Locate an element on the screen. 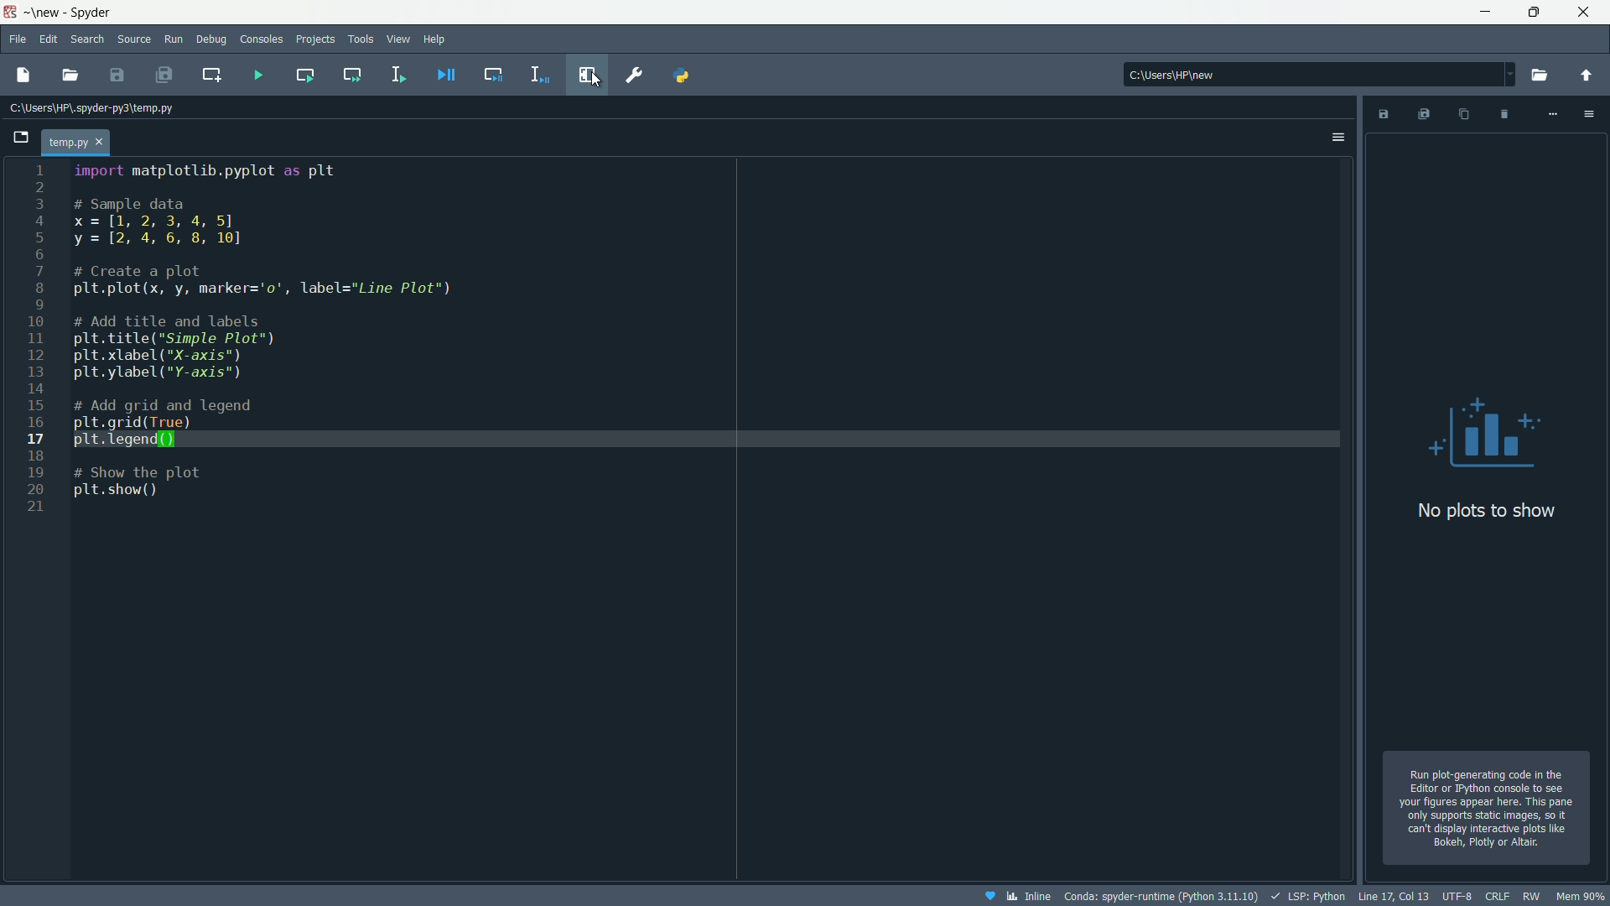 Image resolution: width=1610 pixels, height=906 pixels. view is located at coordinates (399, 40).